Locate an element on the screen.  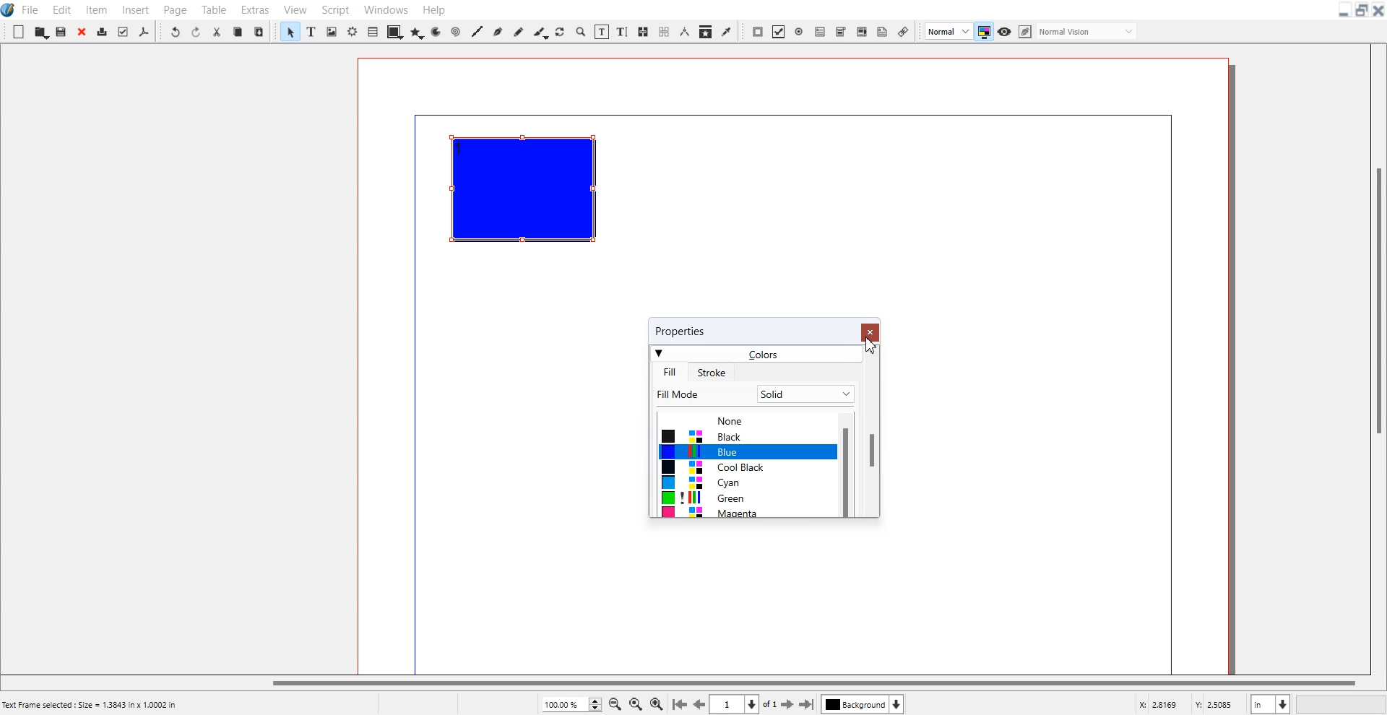
properties is located at coordinates (686, 331).